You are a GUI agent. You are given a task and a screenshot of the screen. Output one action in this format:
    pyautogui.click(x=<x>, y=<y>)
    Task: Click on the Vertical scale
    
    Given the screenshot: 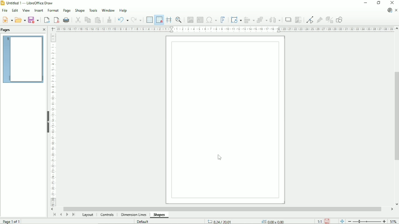 What is the action you would take?
    pyautogui.click(x=54, y=120)
    